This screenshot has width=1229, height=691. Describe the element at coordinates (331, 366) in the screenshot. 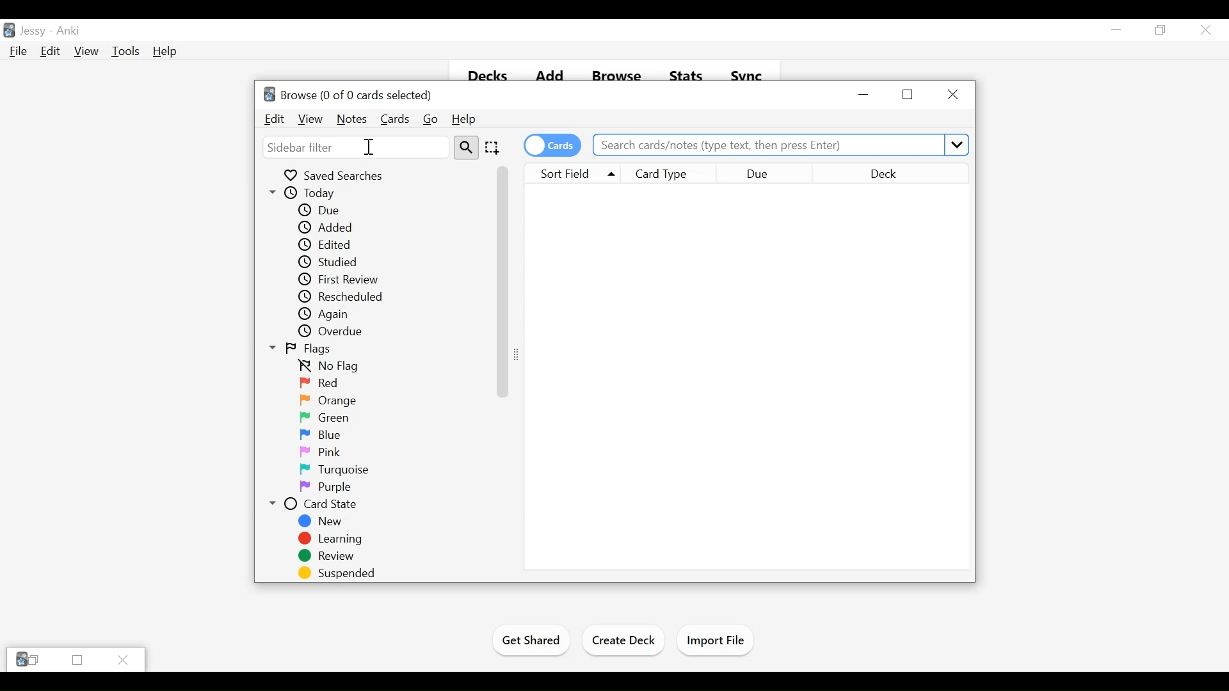

I see `No Flag` at that location.